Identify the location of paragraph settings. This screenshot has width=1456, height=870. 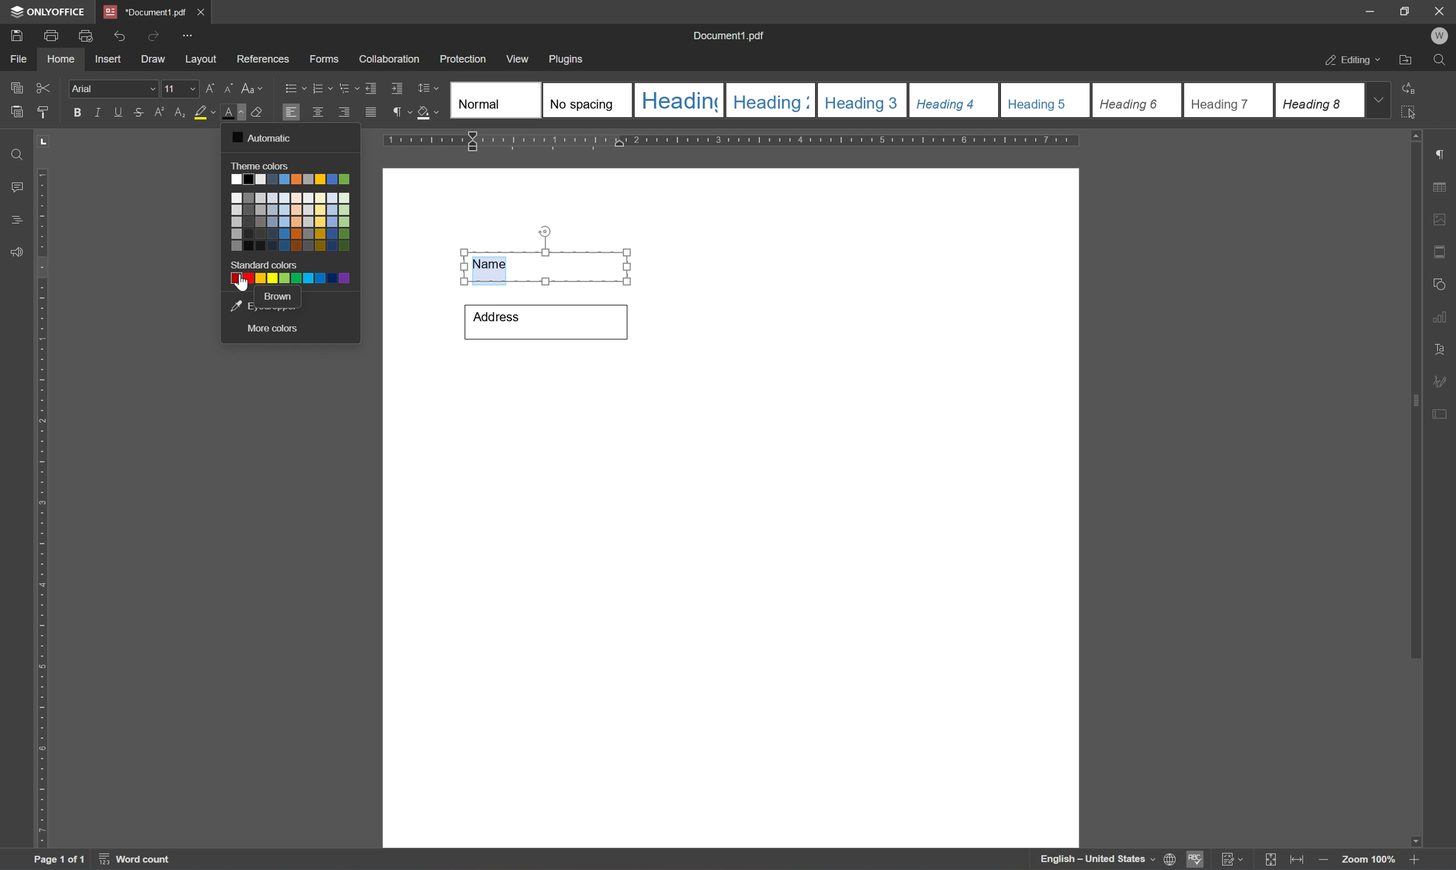
(1443, 152).